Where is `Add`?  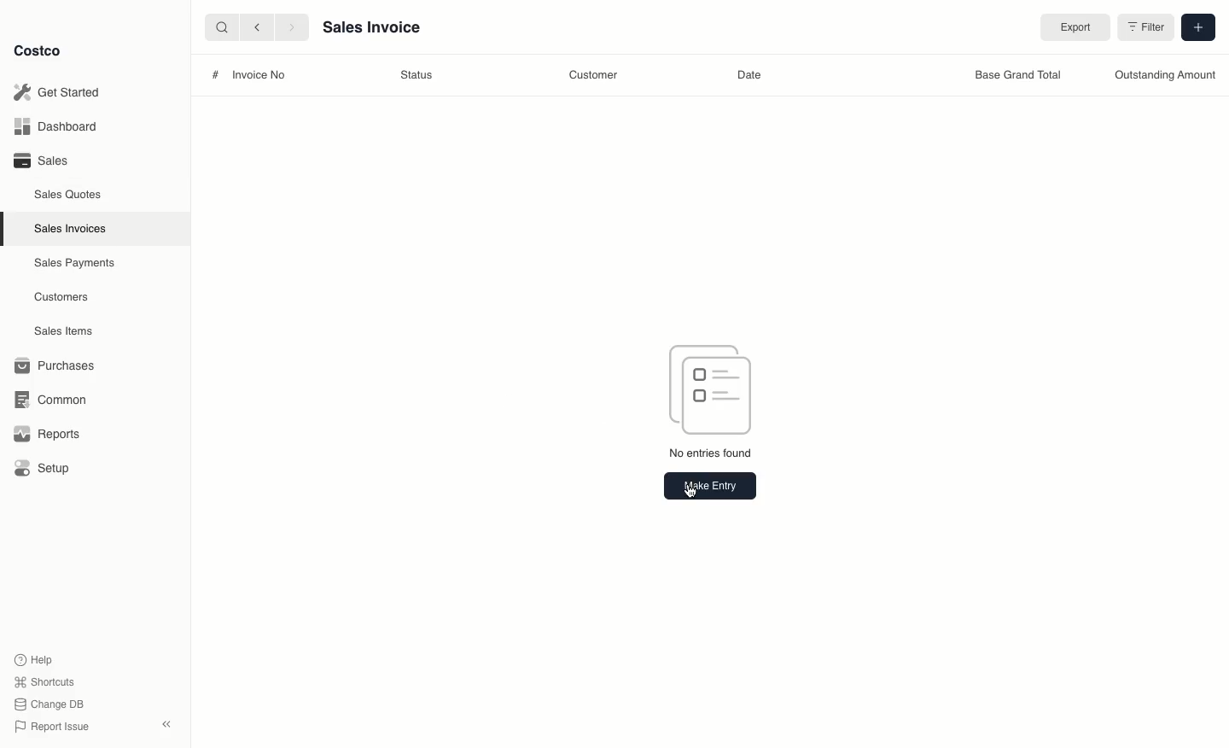
Add is located at coordinates (1200, 26).